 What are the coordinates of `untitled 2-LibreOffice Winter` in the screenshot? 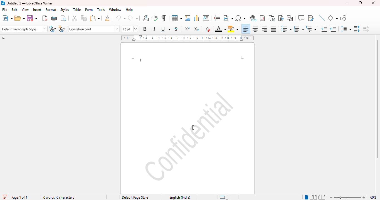 It's located at (30, 3).